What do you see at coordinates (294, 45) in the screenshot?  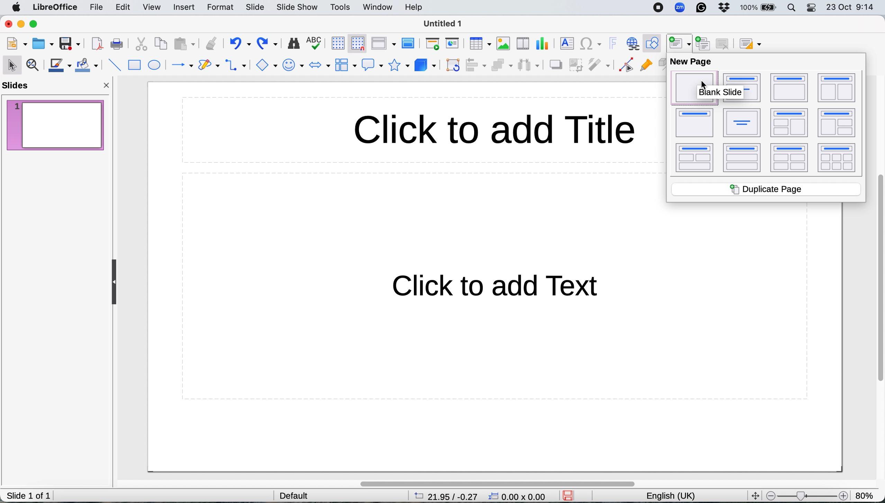 I see `find and replace` at bounding box center [294, 45].